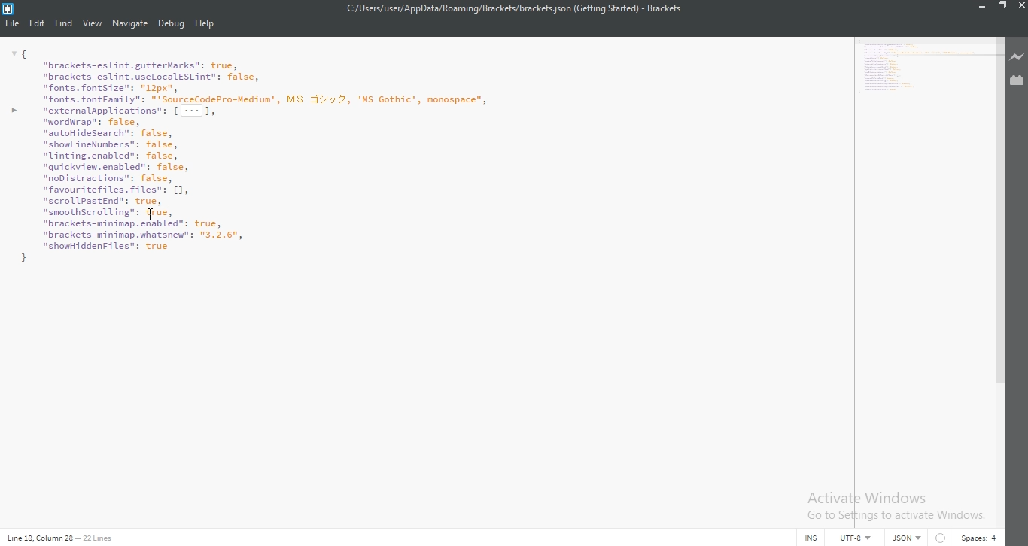 This screenshot has width=1028, height=546. I want to click on Restore, so click(1001, 6).